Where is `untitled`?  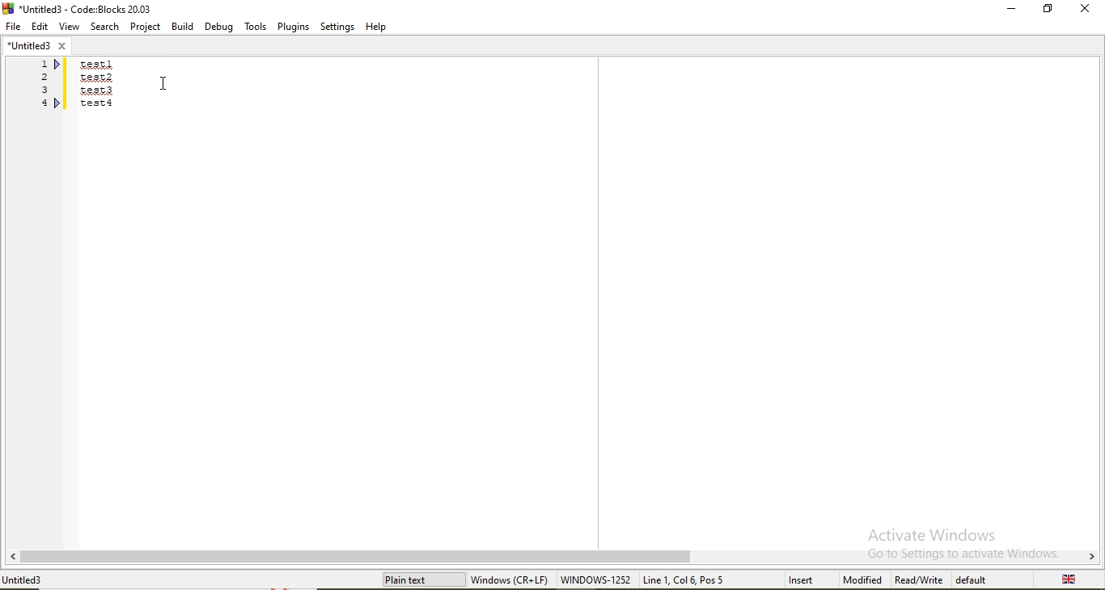
untitled is located at coordinates (36, 44).